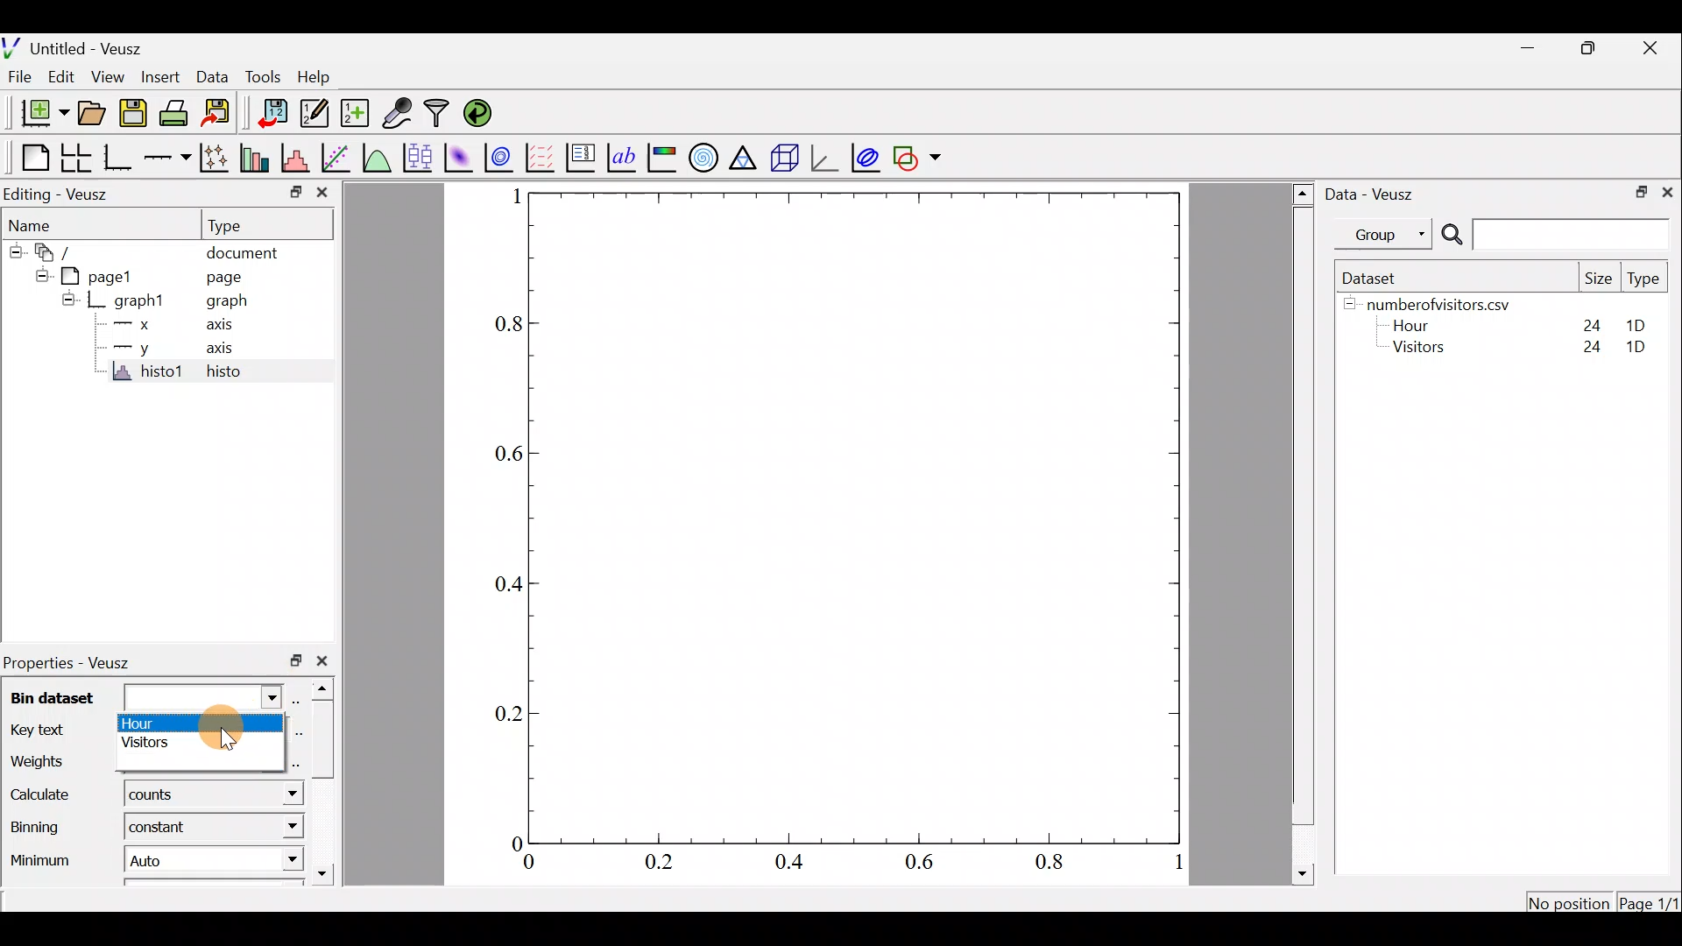  I want to click on page, so click(227, 278).